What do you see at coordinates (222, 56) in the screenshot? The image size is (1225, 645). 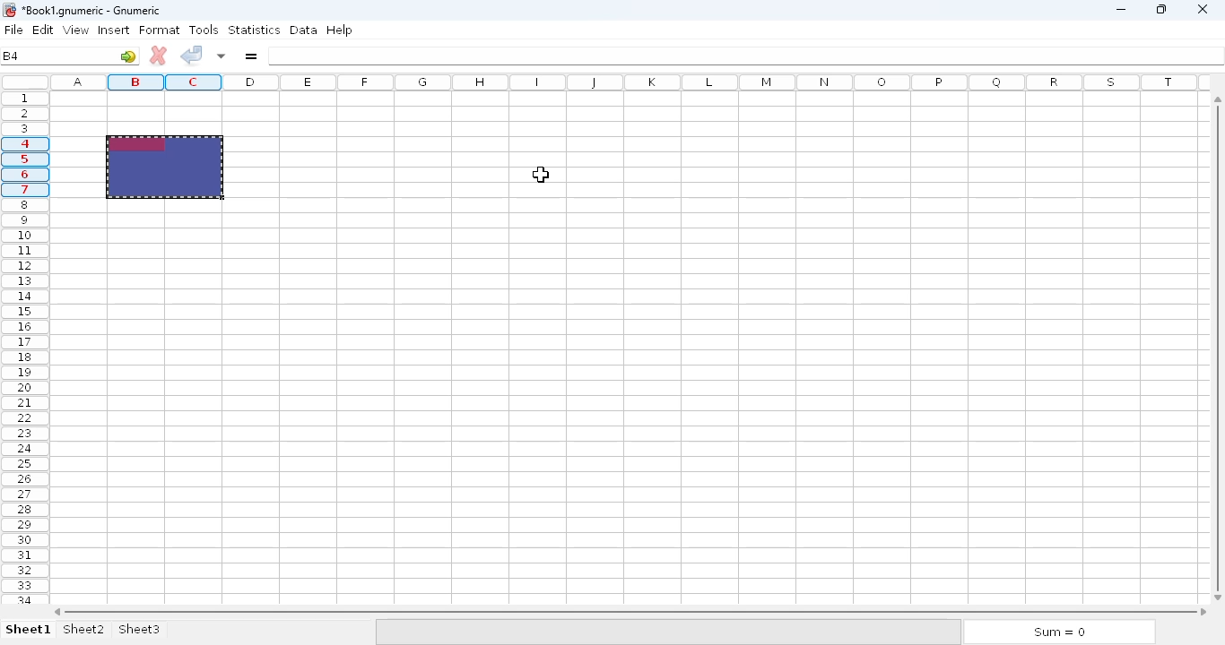 I see `accept changes in multiple cells` at bounding box center [222, 56].